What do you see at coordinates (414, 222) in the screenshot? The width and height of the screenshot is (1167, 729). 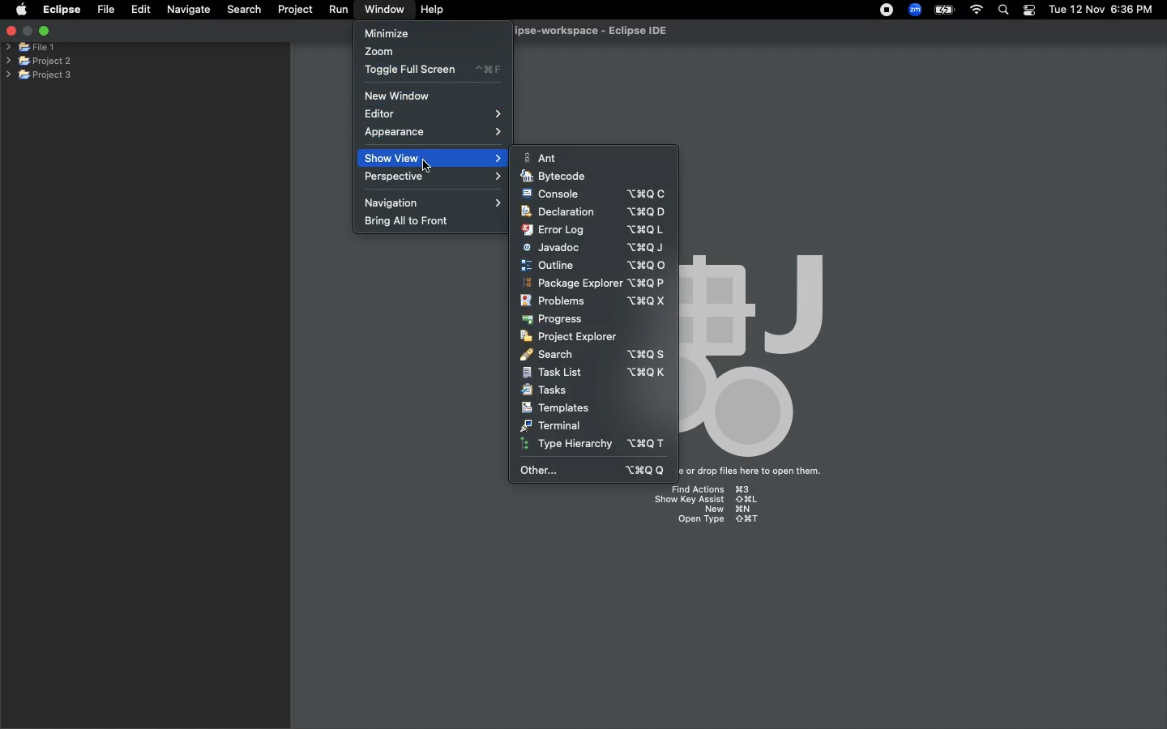 I see `Bring all to front` at bounding box center [414, 222].